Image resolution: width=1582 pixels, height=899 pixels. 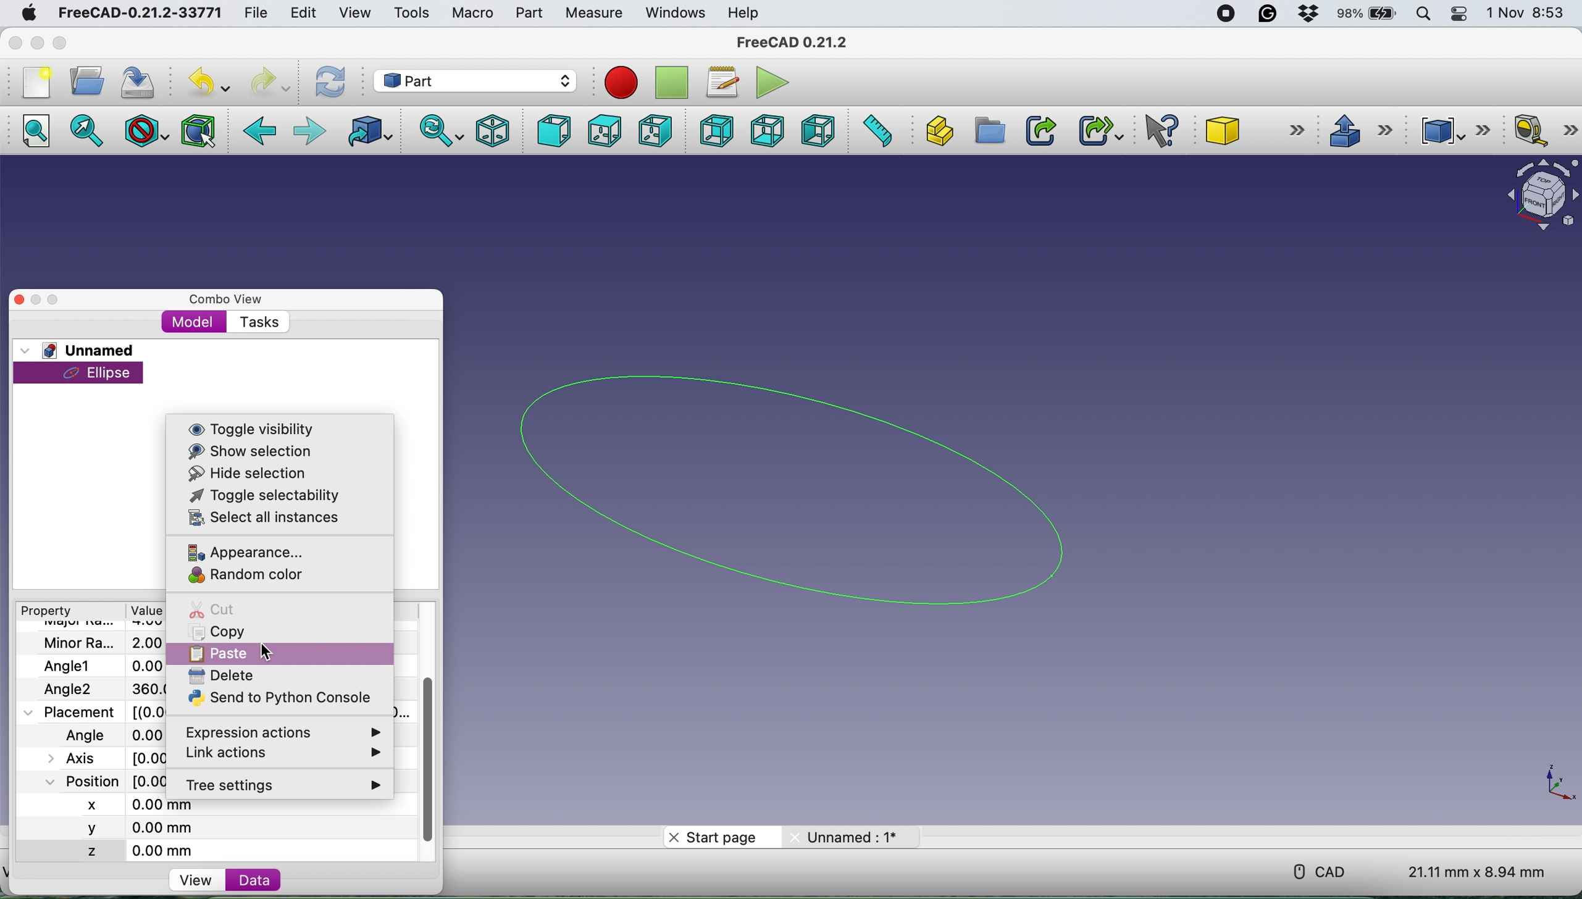 I want to click on close, so click(x=19, y=299).